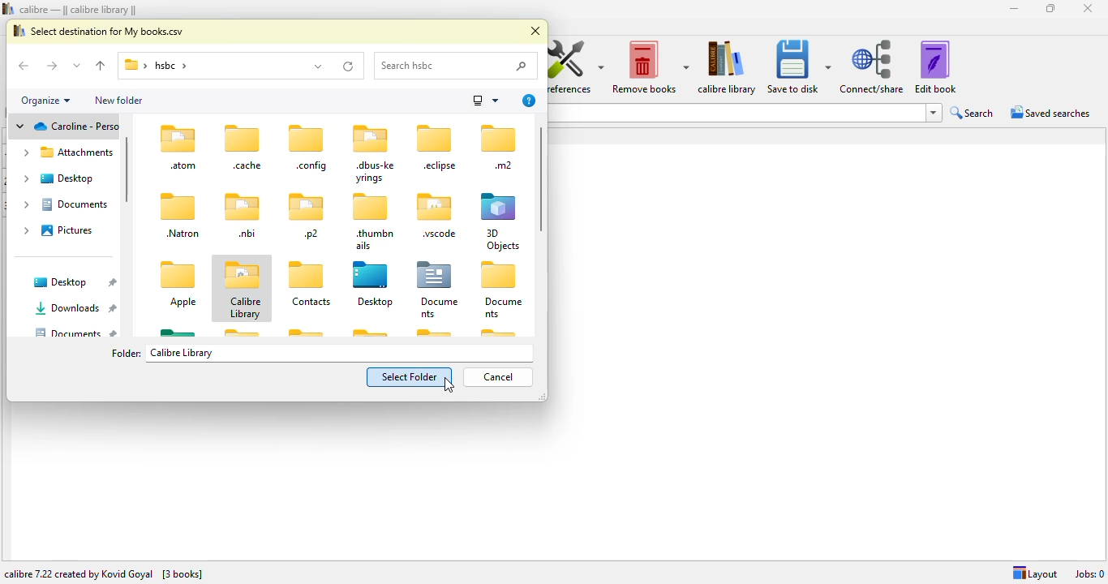 Image resolution: width=1108 pixels, height=584 pixels. What do you see at coordinates (47, 101) in the screenshot?
I see `organize` at bounding box center [47, 101].